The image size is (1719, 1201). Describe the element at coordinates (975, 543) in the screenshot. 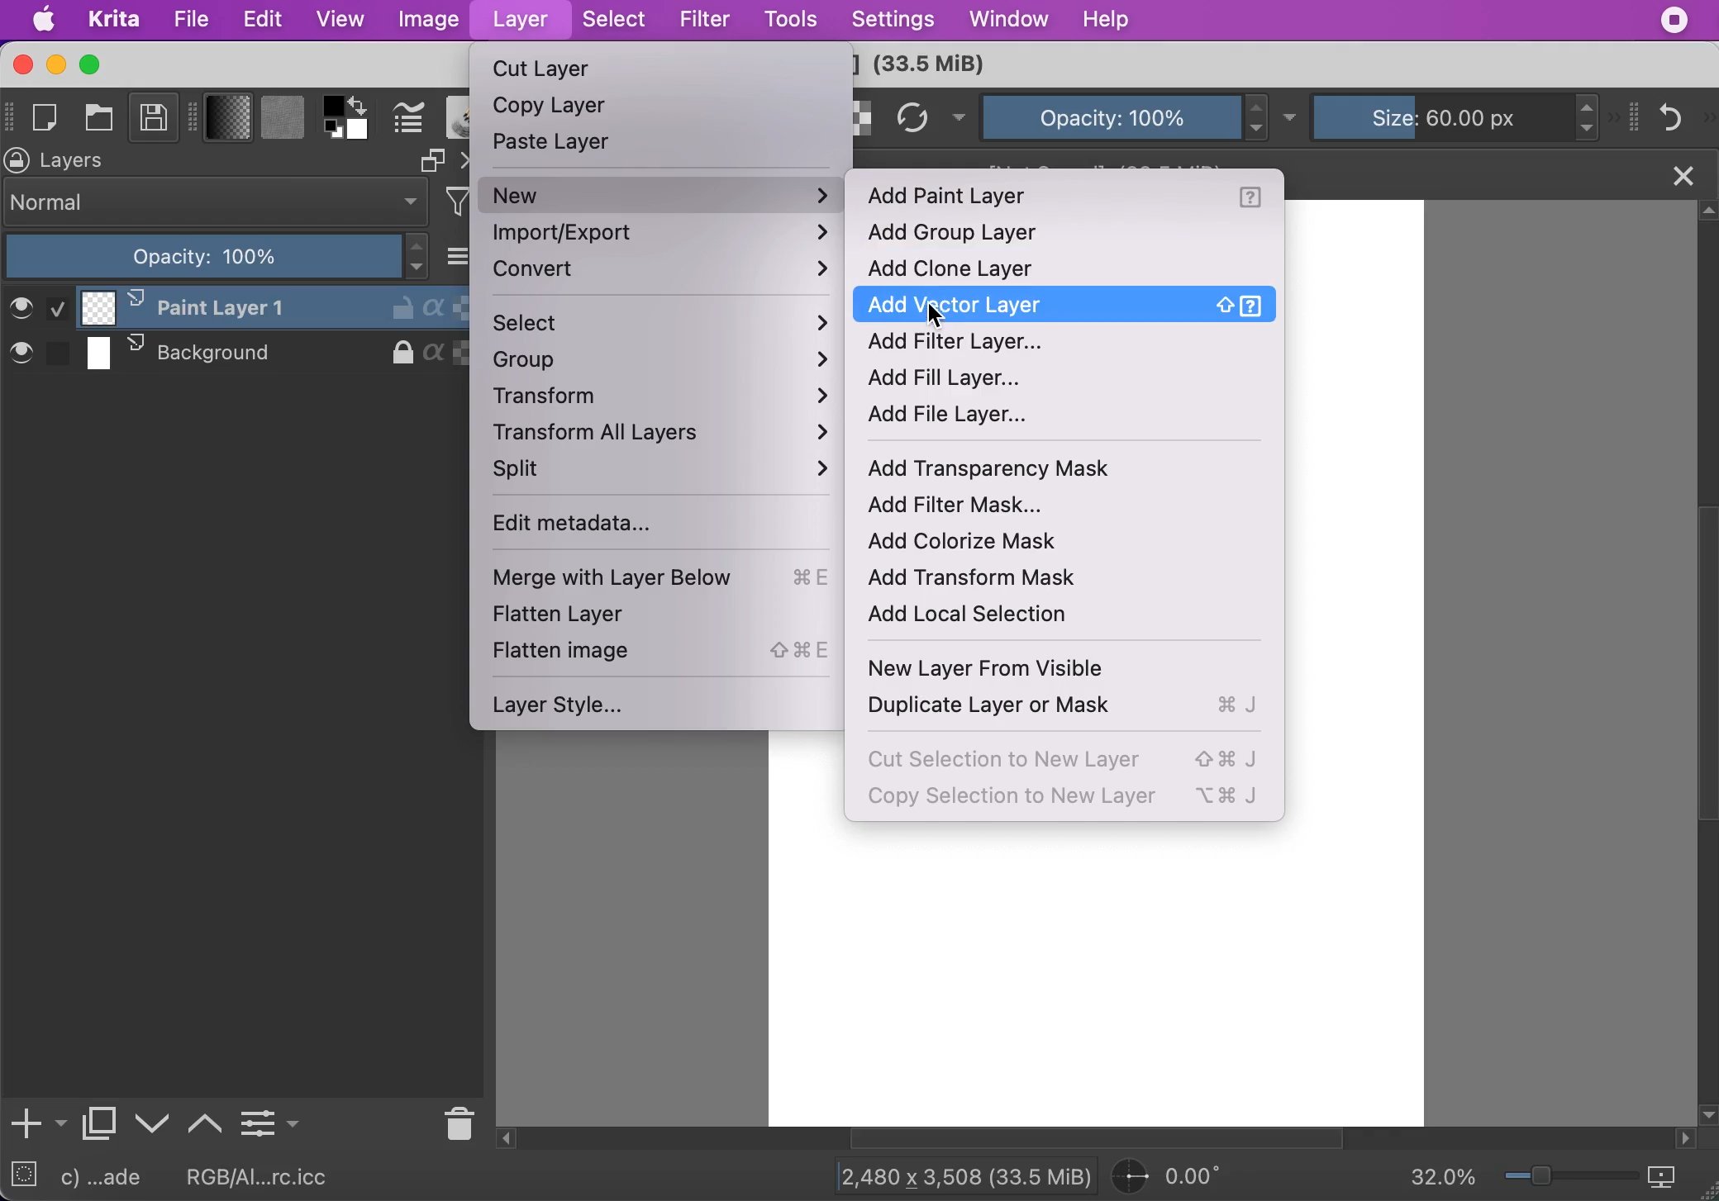

I see `add colorize mask` at that location.